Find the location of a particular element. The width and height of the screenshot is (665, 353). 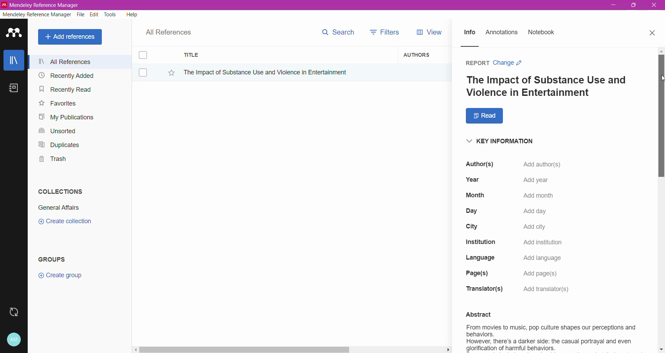

Help is located at coordinates (131, 14).